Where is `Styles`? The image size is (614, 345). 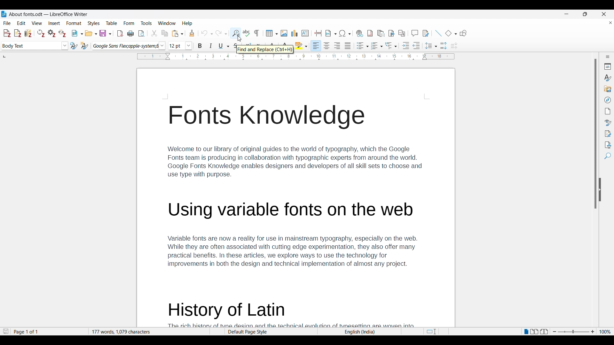 Styles is located at coordinates (607, 78).